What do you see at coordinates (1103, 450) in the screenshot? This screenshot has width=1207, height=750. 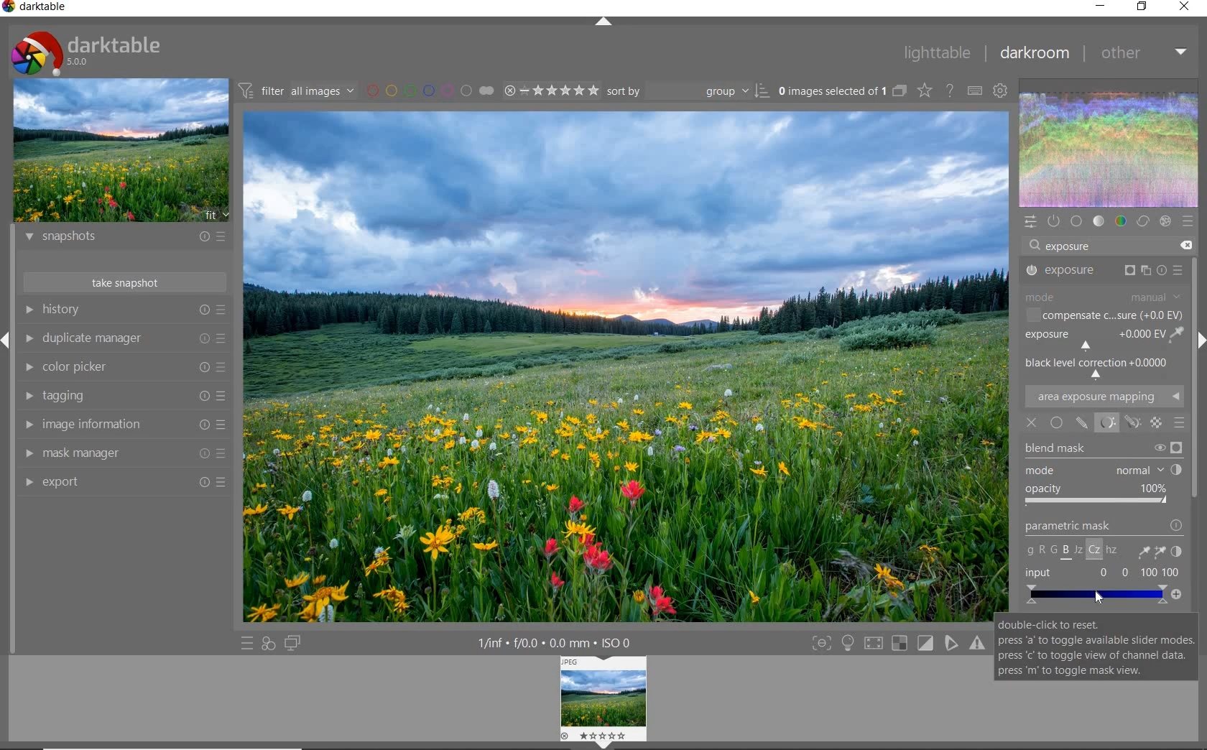 I see `blend mask` at bounding box center [1103, 450].